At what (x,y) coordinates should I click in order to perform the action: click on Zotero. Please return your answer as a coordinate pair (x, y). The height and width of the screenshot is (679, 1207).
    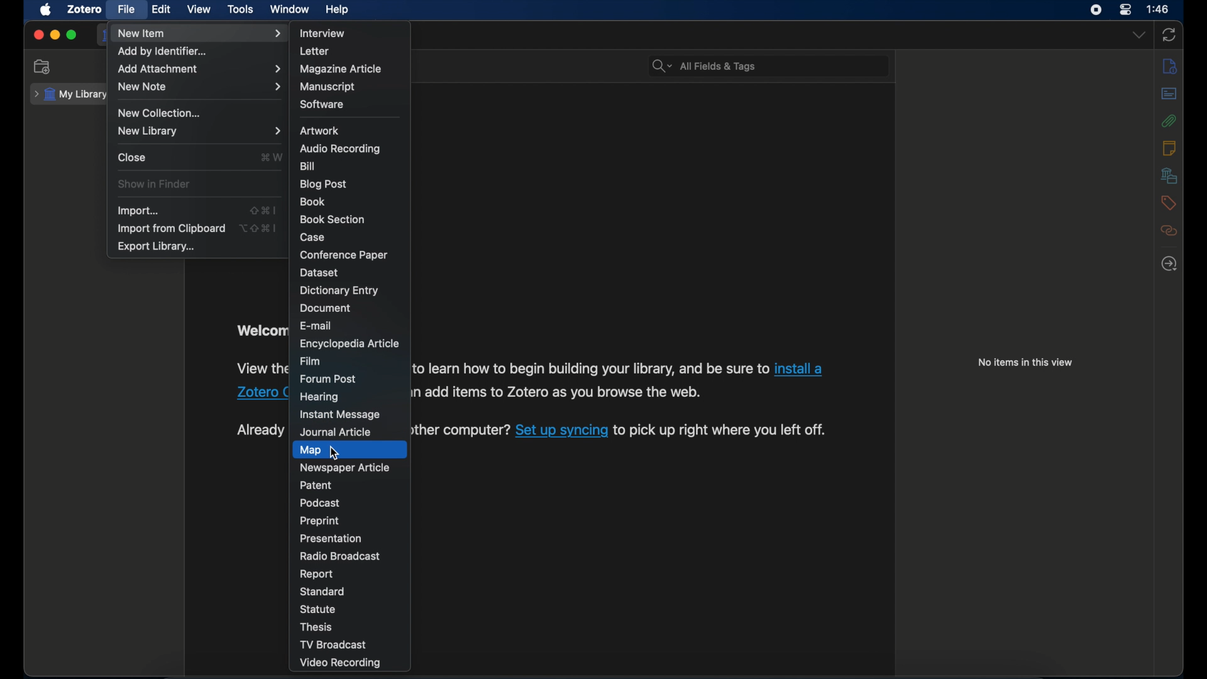
    Looking at the image, I should click on (248, 394).